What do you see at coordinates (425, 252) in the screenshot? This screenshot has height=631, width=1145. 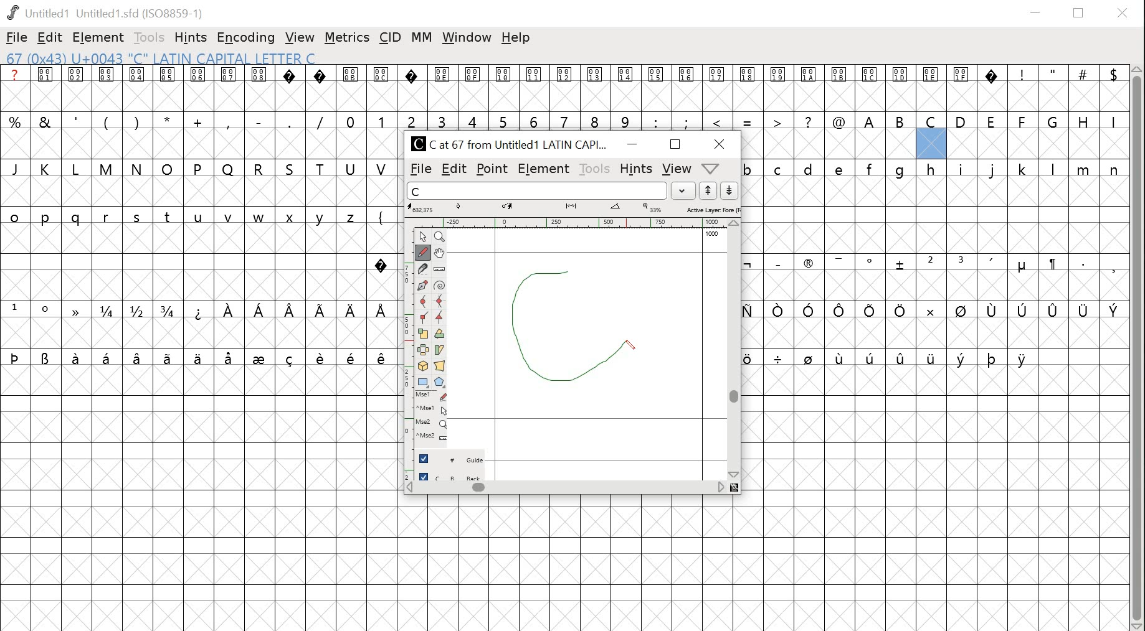 I see `freehand tool` at bounding box center [425, 252].